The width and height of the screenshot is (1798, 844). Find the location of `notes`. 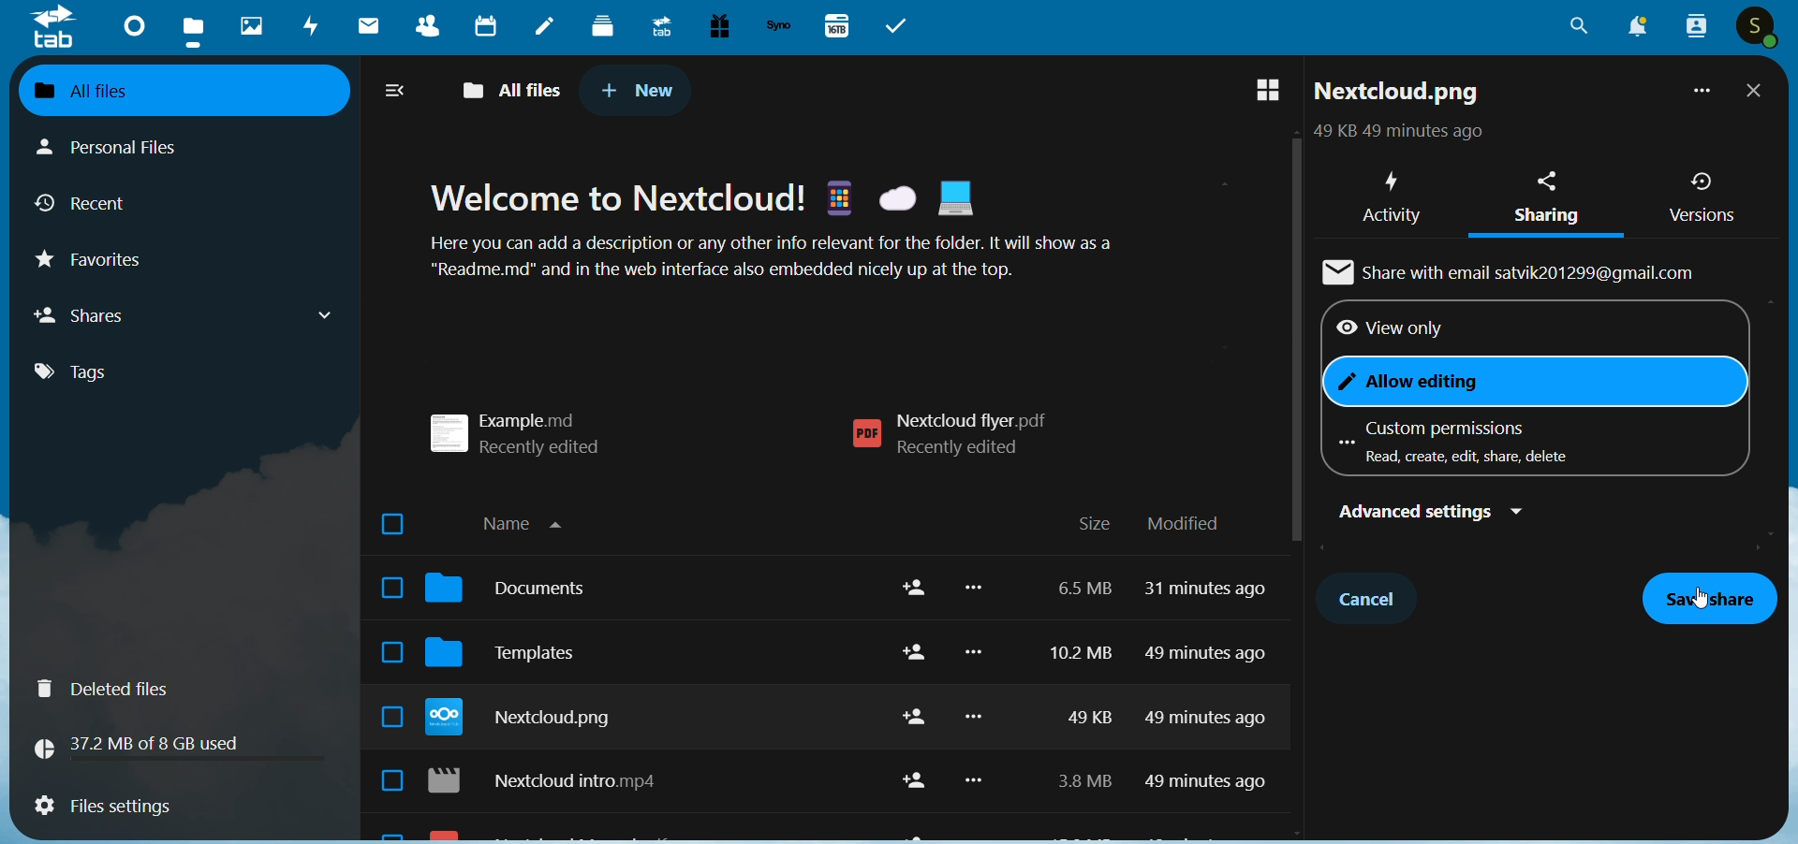

notes is located at coordinates (545, 28).